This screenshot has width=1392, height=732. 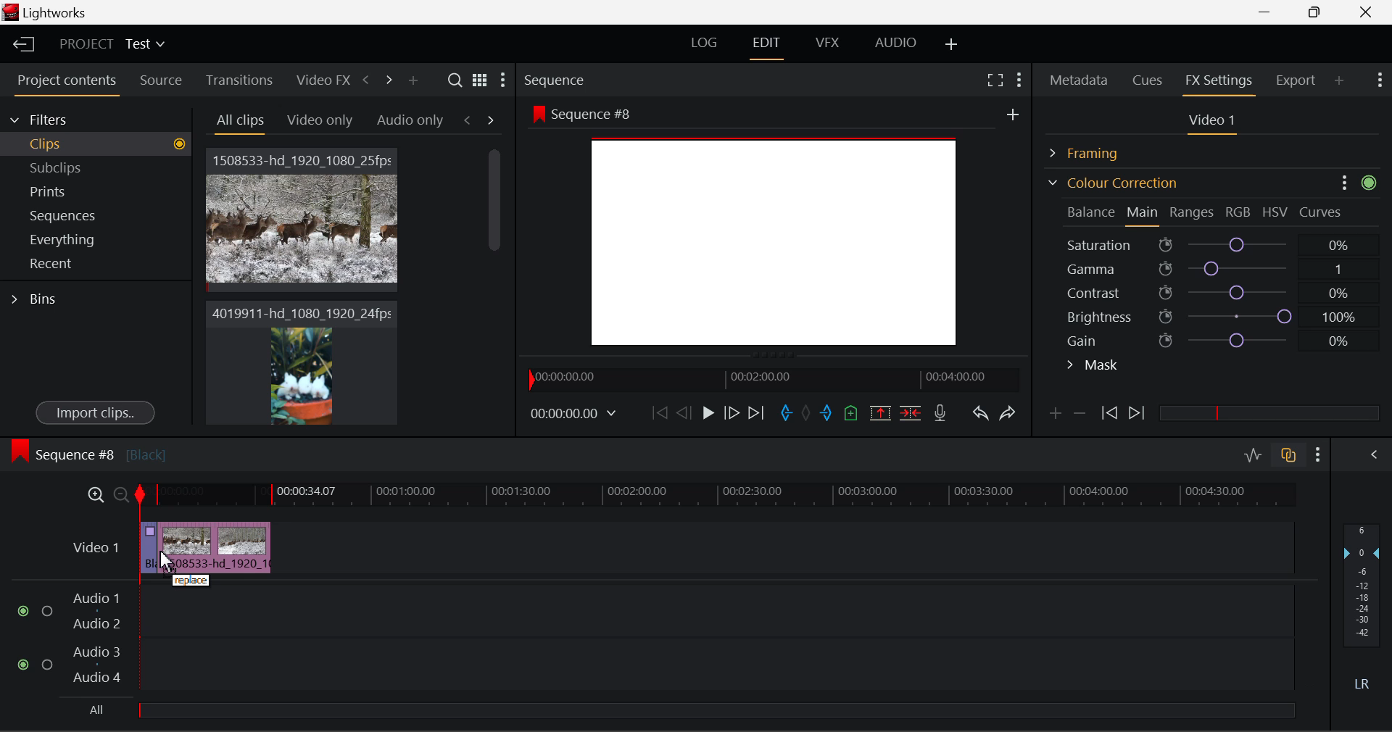 I want to click on Sequence Preview Section, so click(x=558, y=81).